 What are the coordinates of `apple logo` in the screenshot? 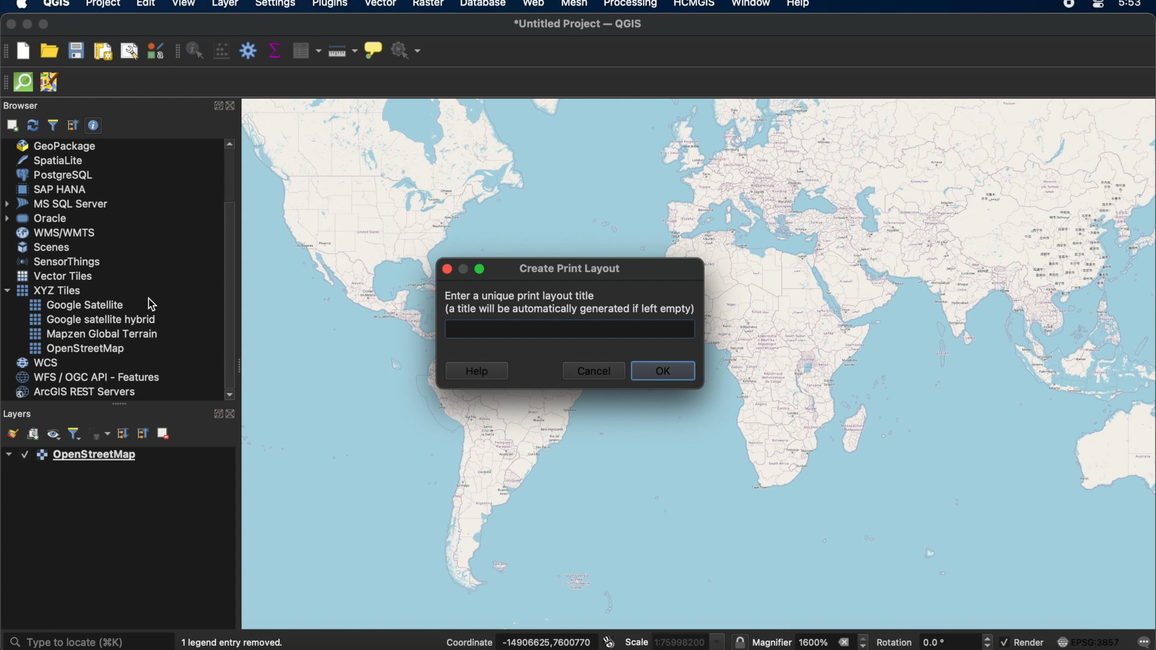 It's located at (22, 5).